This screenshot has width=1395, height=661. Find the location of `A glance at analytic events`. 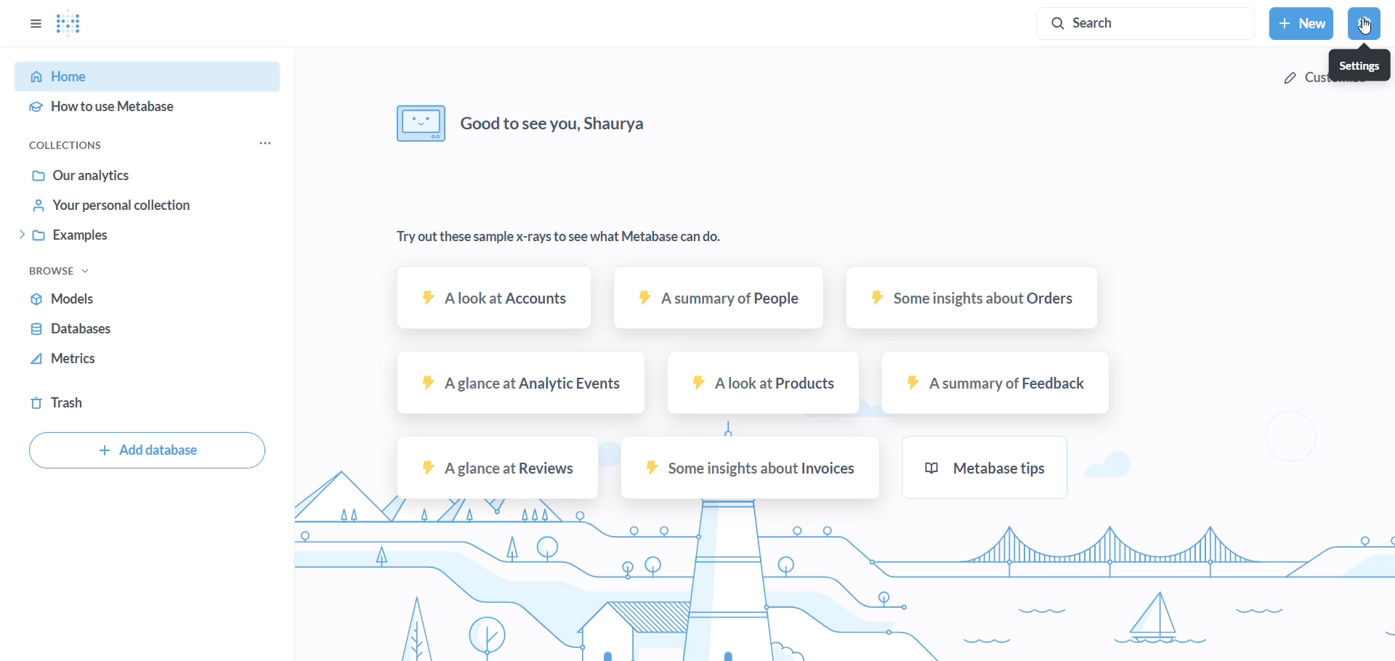

A glance at analytic events is located at coordinates (515, 382).